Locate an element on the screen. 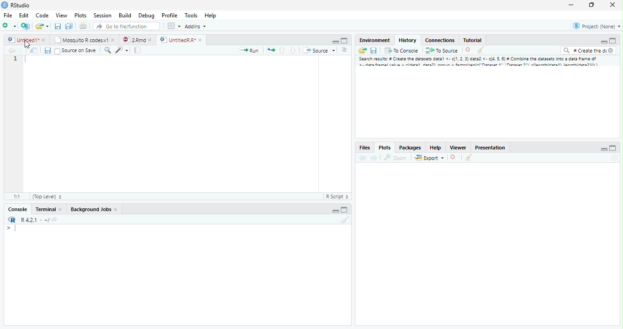  Session is located at coordinates (104, 16).